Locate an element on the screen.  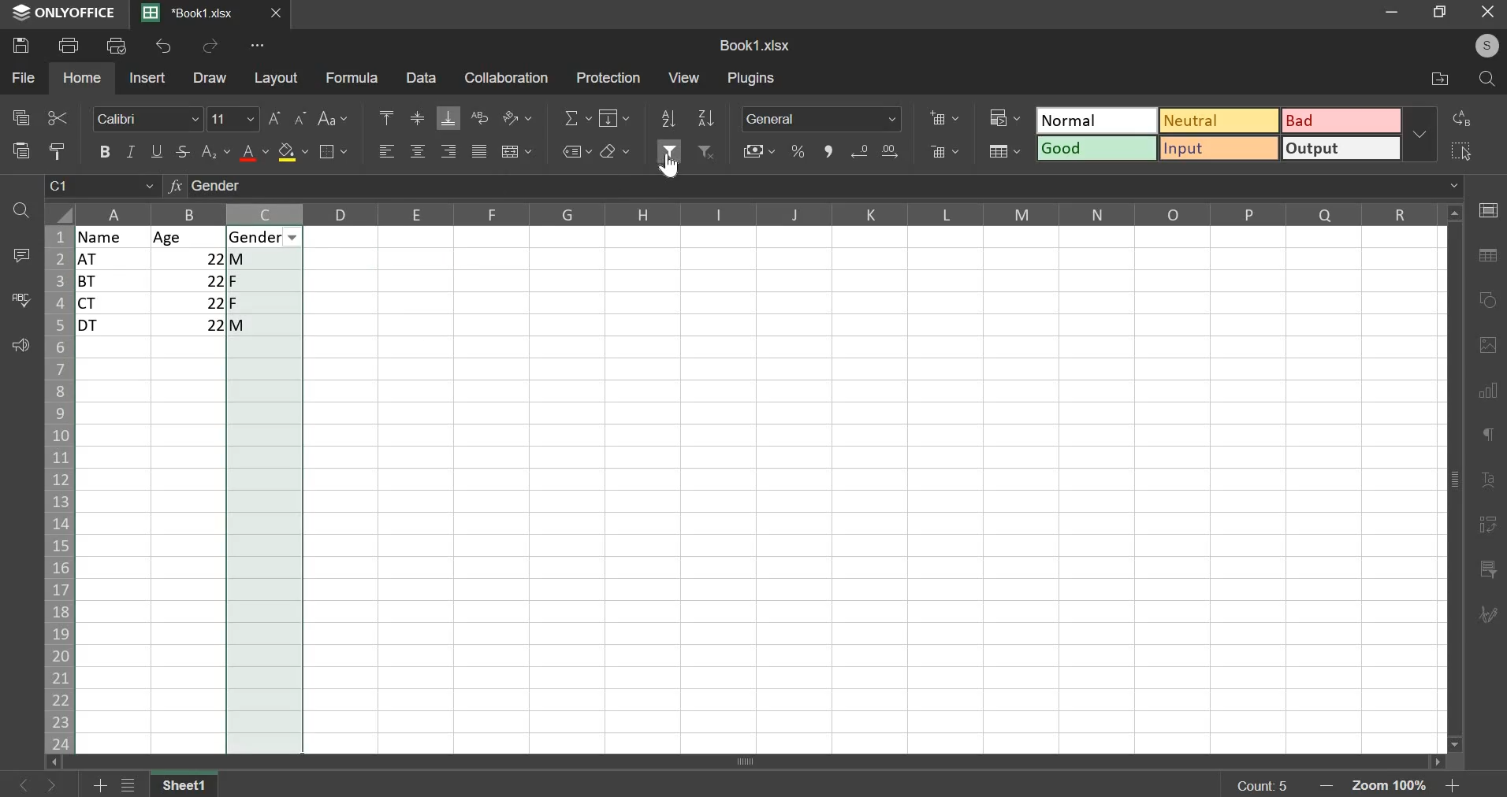
increase decimal is located at coordinates (888, 150).